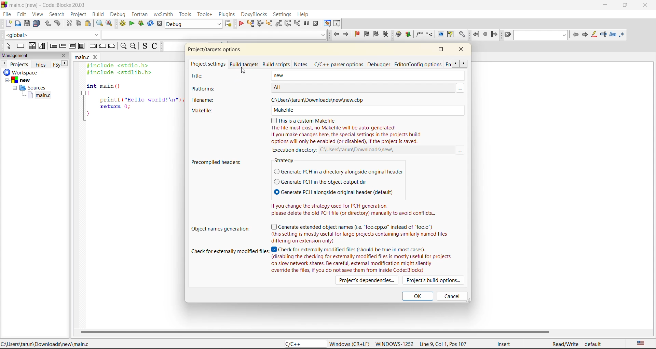  What do you see at coordinates (102, 46) in the screenshot?
I see `continue instruction` at bounding box center [102, 46].